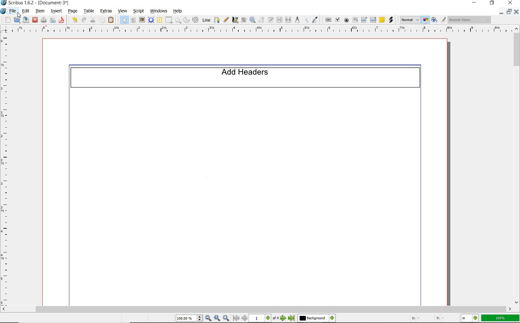 This screenshot has width=520, height=323. What do you see at coordinates (502, 11) in the screenshot?
I see `minimize` at bounding box center [502, 11].